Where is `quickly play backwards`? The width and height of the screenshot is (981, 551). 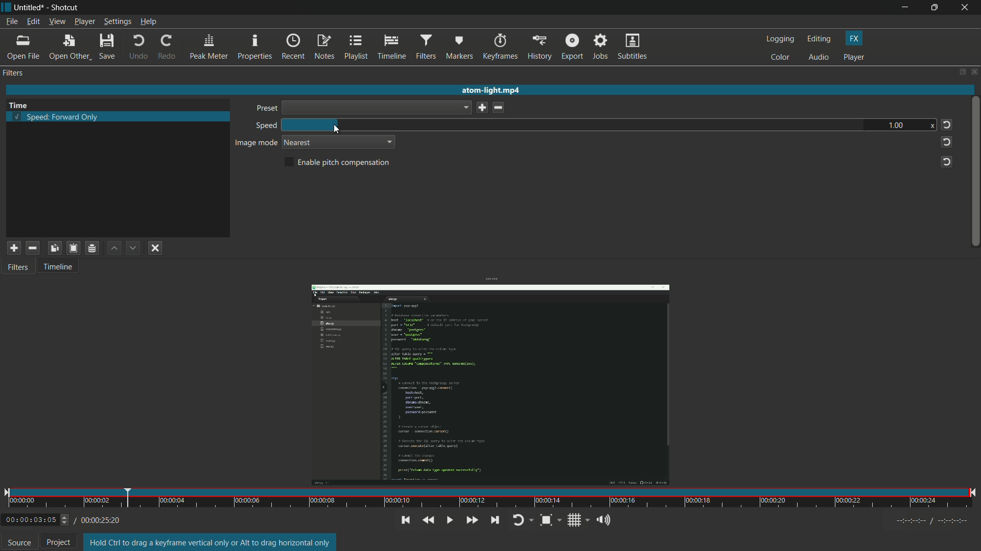
quickly play backwards is located at coordinates (429, 520).